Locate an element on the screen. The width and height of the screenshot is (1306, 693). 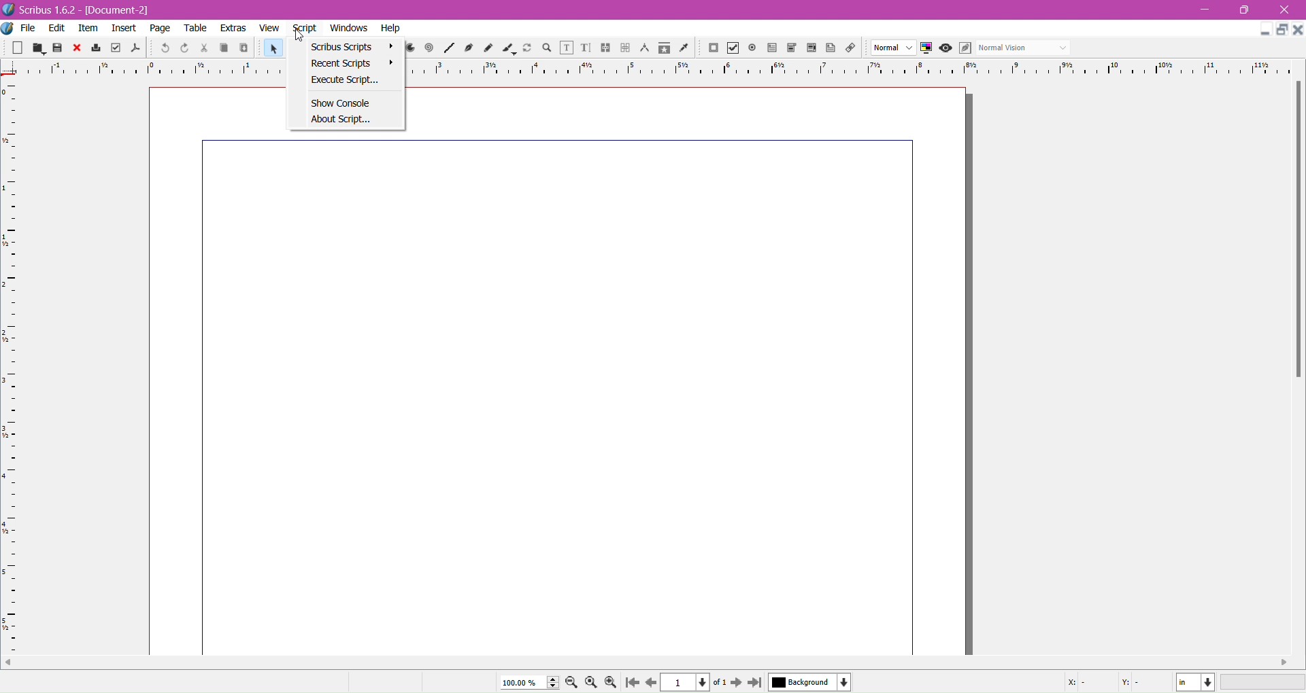
Edit Contents of Frame is located at coordinates (567, 48).